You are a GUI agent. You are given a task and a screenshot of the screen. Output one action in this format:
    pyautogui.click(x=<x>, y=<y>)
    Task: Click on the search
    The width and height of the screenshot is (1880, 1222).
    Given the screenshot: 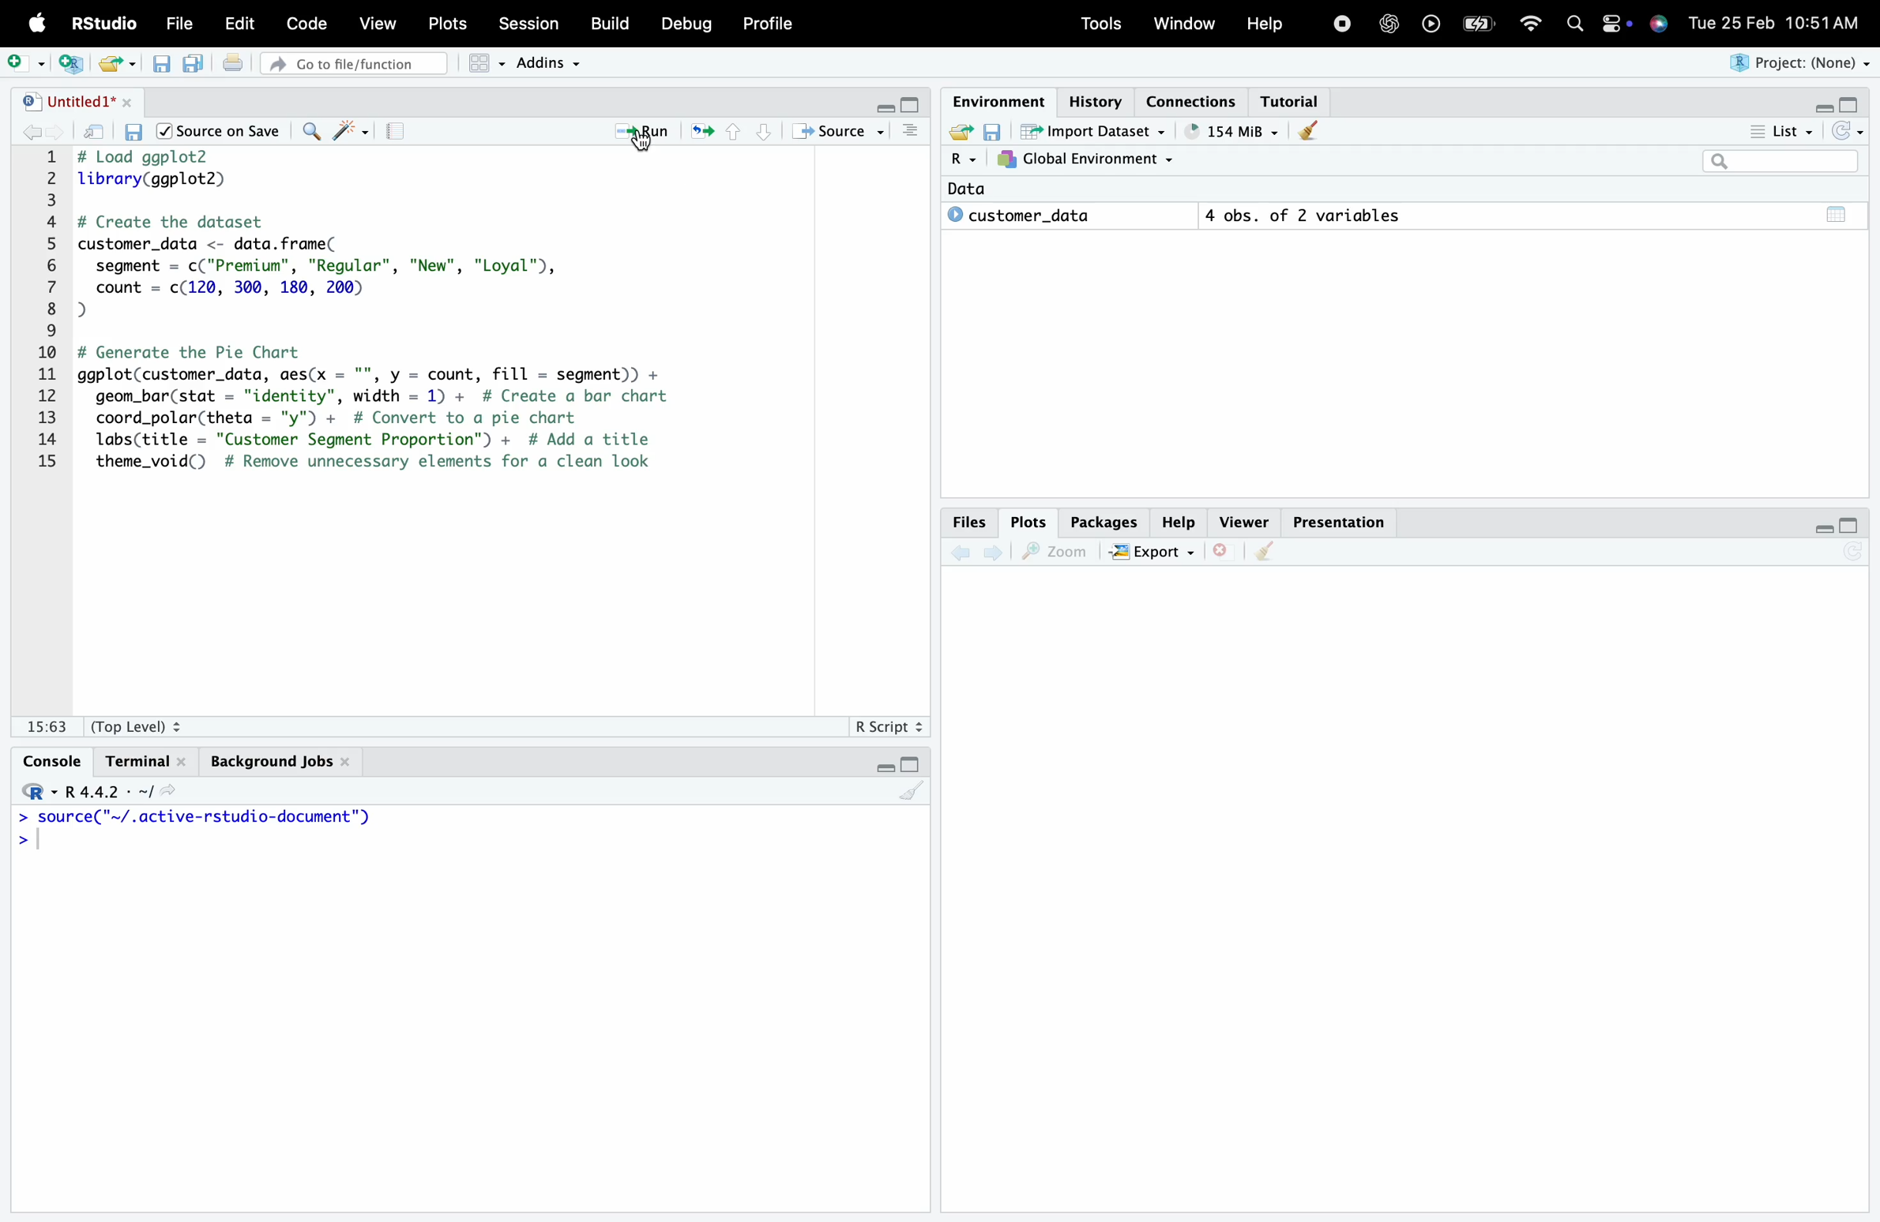 What is the action you would take?
    pyautogui.click(x=1580, y=26)
    